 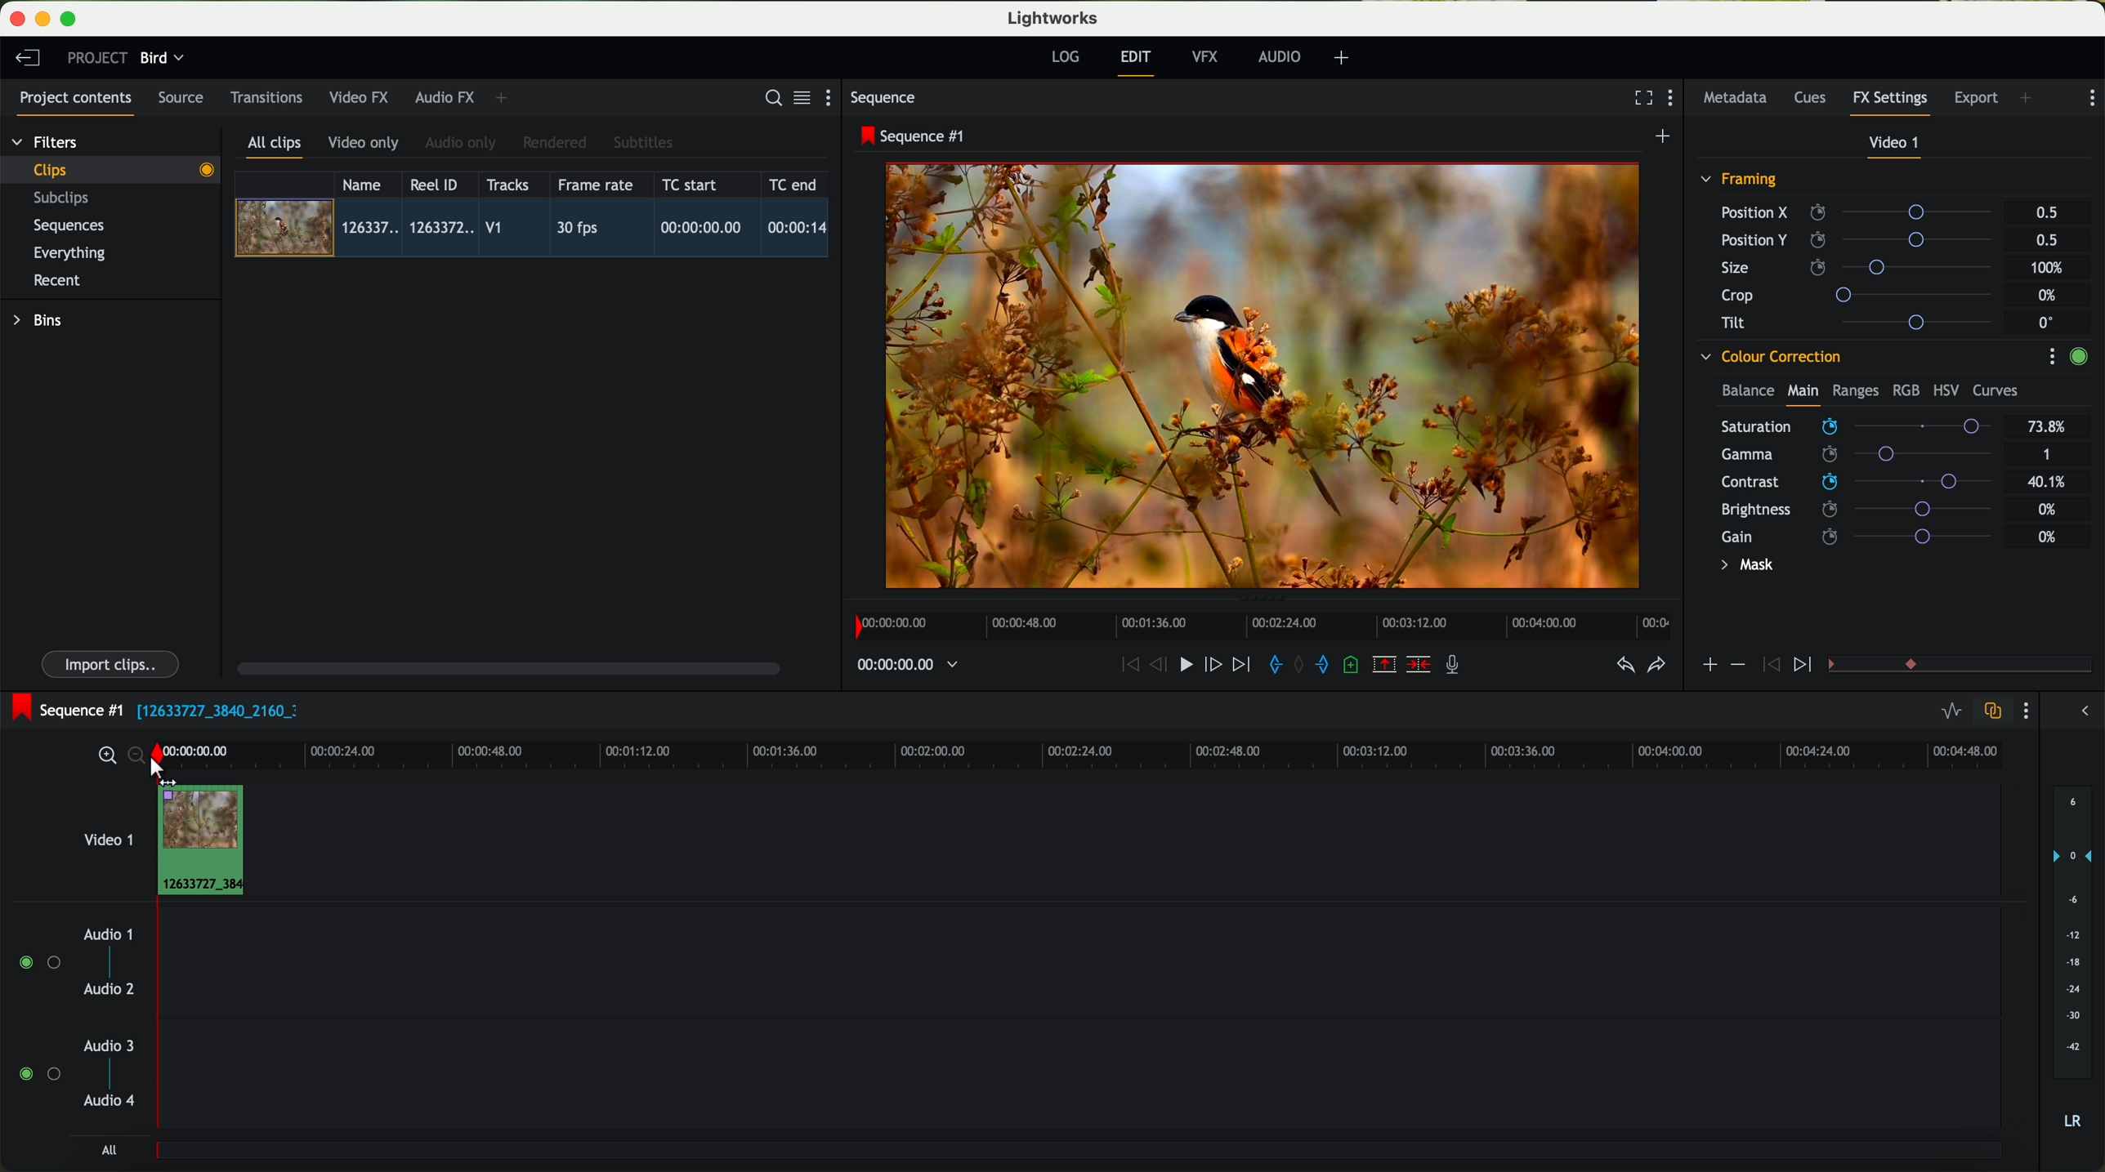 What do you see at coordinates (2051, 482) in the screenshot?
I see `40.1%` at bounding box center [2051, 482].